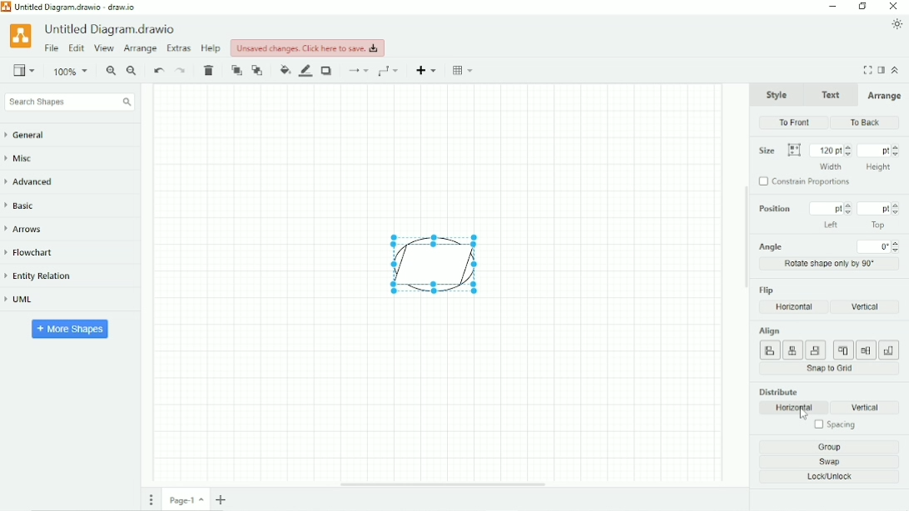 This screenshot has height=511, width=909. I want to click on cursor, so click(802, 416).